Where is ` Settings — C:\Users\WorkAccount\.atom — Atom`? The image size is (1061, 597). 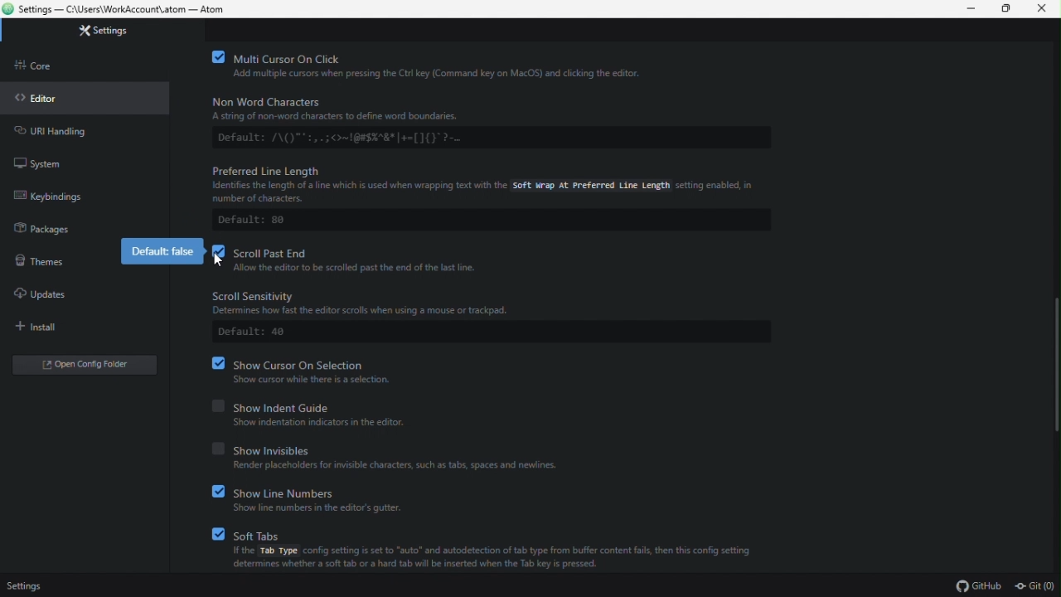  Settings — C:\Users\WorkAccount\.atom — Atom is located at coordinates (119, 8).